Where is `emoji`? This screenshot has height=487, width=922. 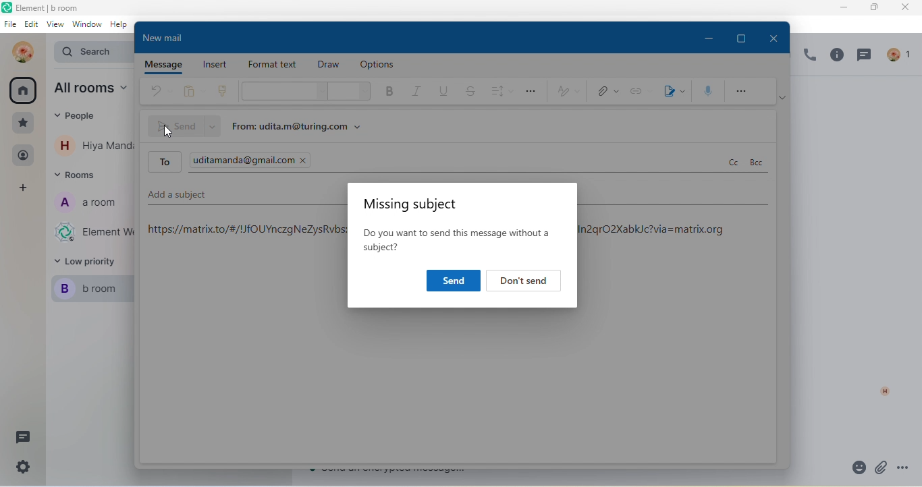 emoji is located at coordinates (853, 468).